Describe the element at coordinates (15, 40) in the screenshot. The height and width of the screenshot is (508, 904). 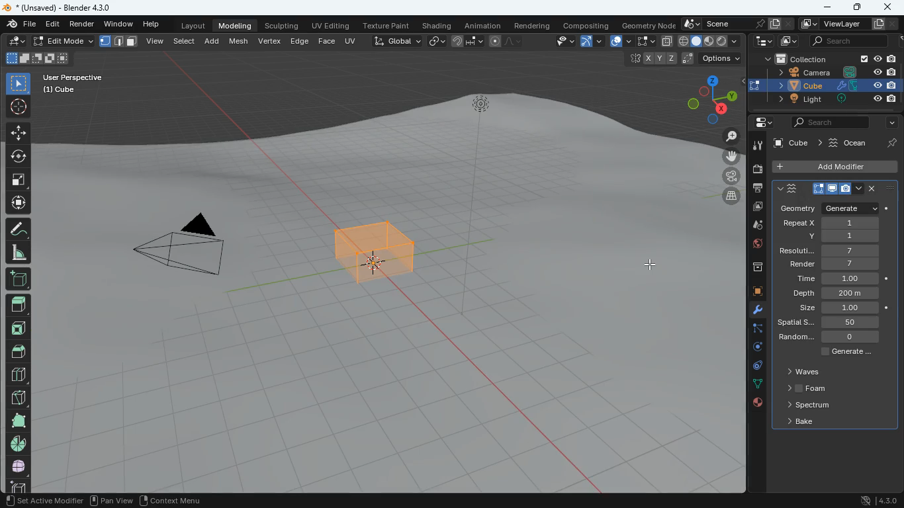
I see `edit` at that location.